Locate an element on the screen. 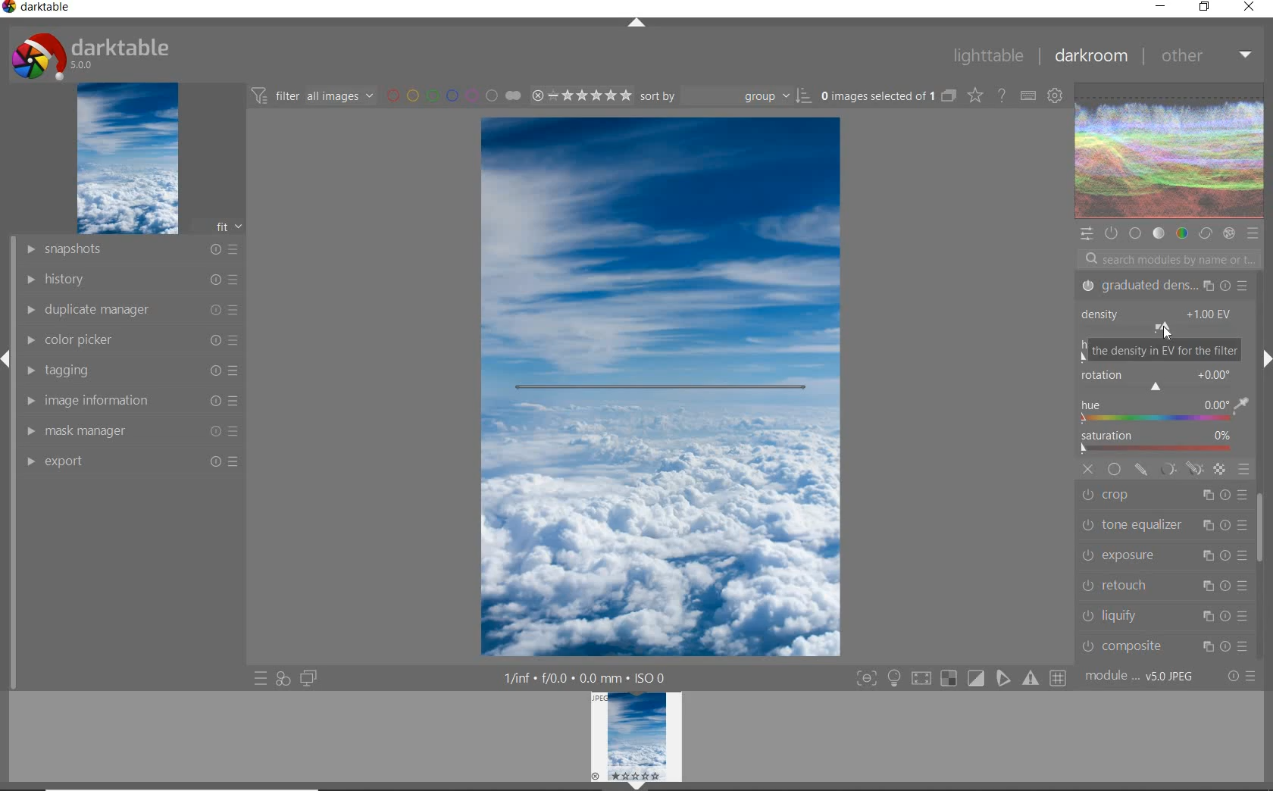  UNIFORMLY is located at coordinates (1114, 469).